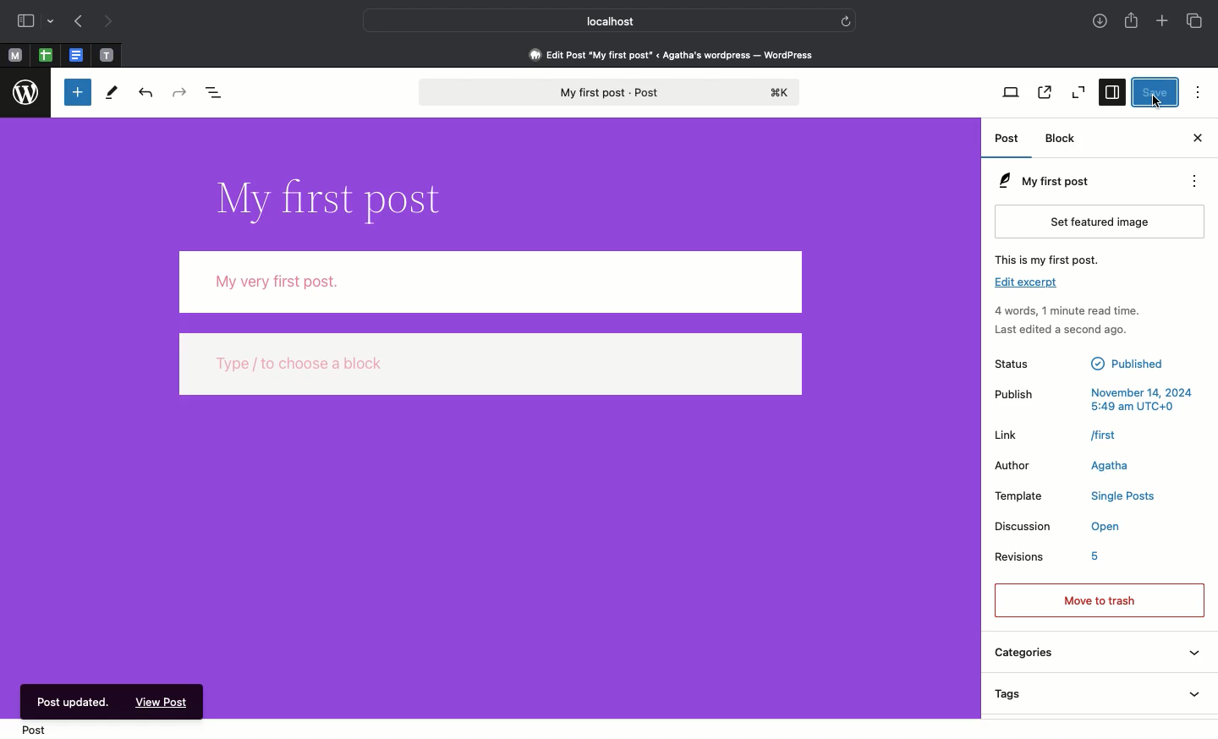 The image size is (1218, 739). What do you see at coordinates (1161, 22) in the screenshot?
I see `Add new tab` at bounding box center [1161, 22].